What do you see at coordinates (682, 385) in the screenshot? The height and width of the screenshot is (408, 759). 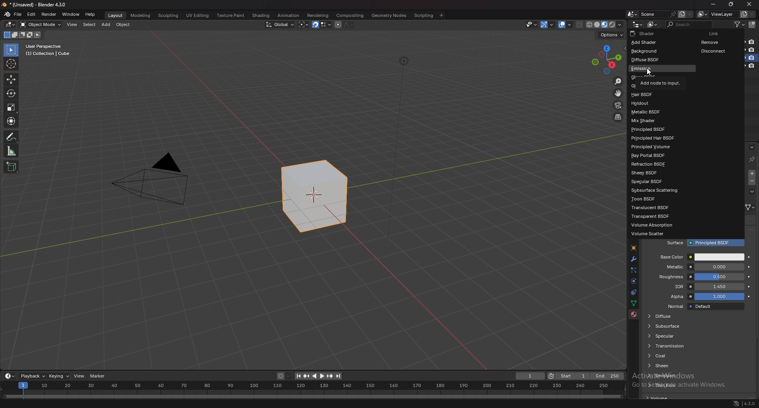 I see `thin film` at bounding box center [682, 385].